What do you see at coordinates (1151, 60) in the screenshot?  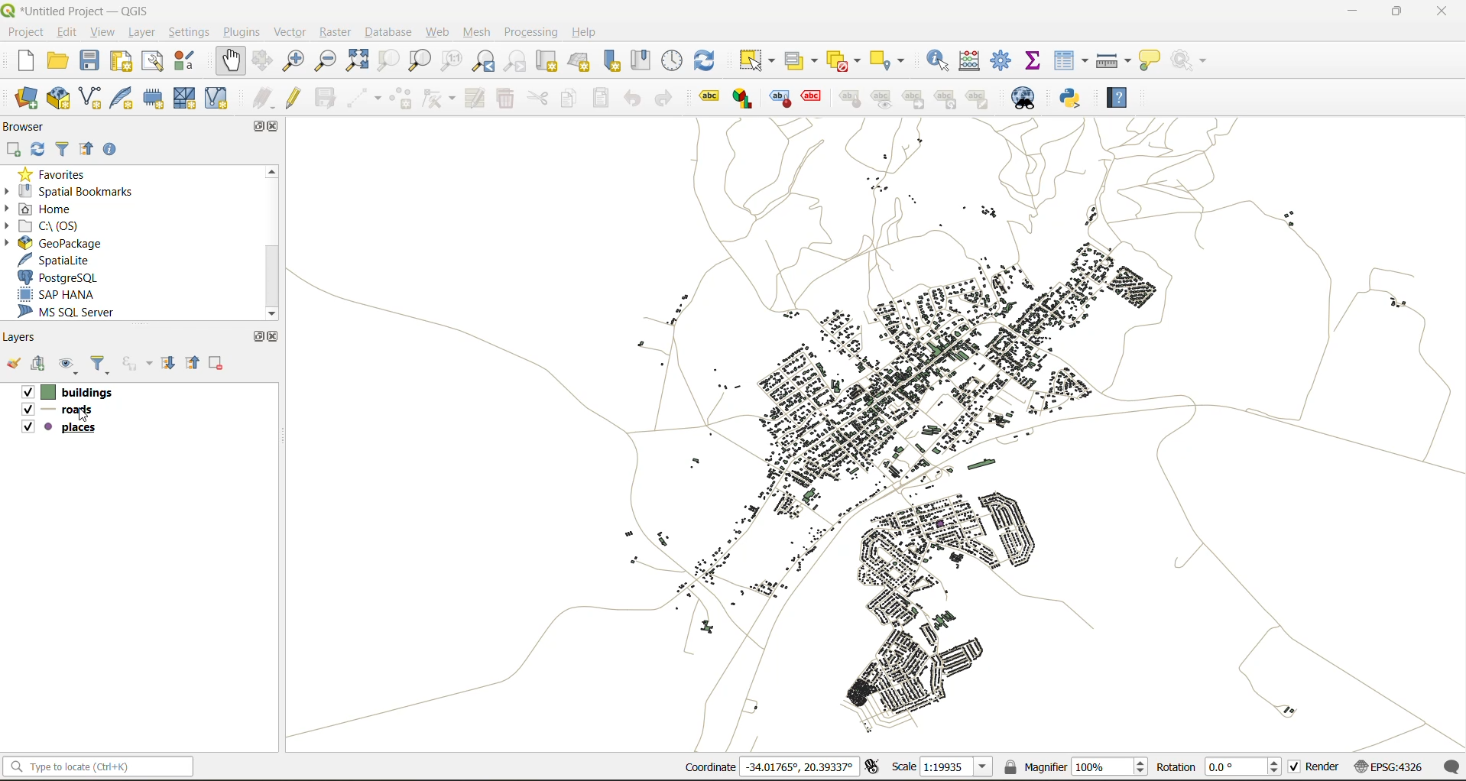 I see `show tips` at bounding box center [1151, 60].